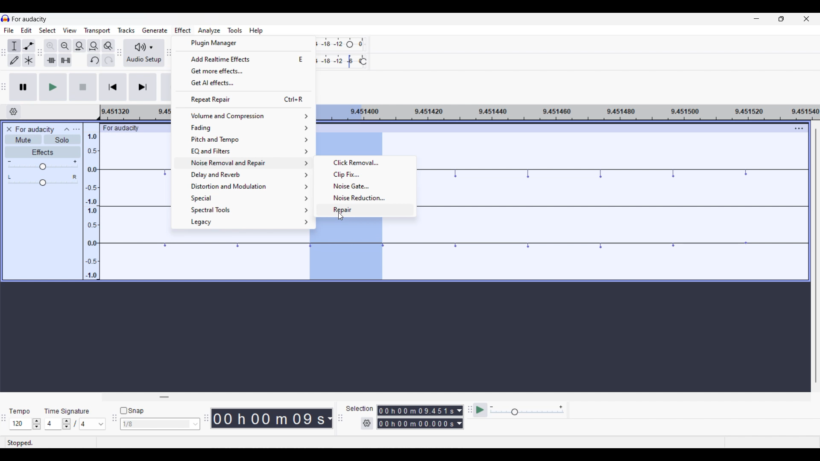 This screenshot has width=820, height=461. Describe the element at coordinates (799, 128) in the screenshot. I see `Track settings` at that location.